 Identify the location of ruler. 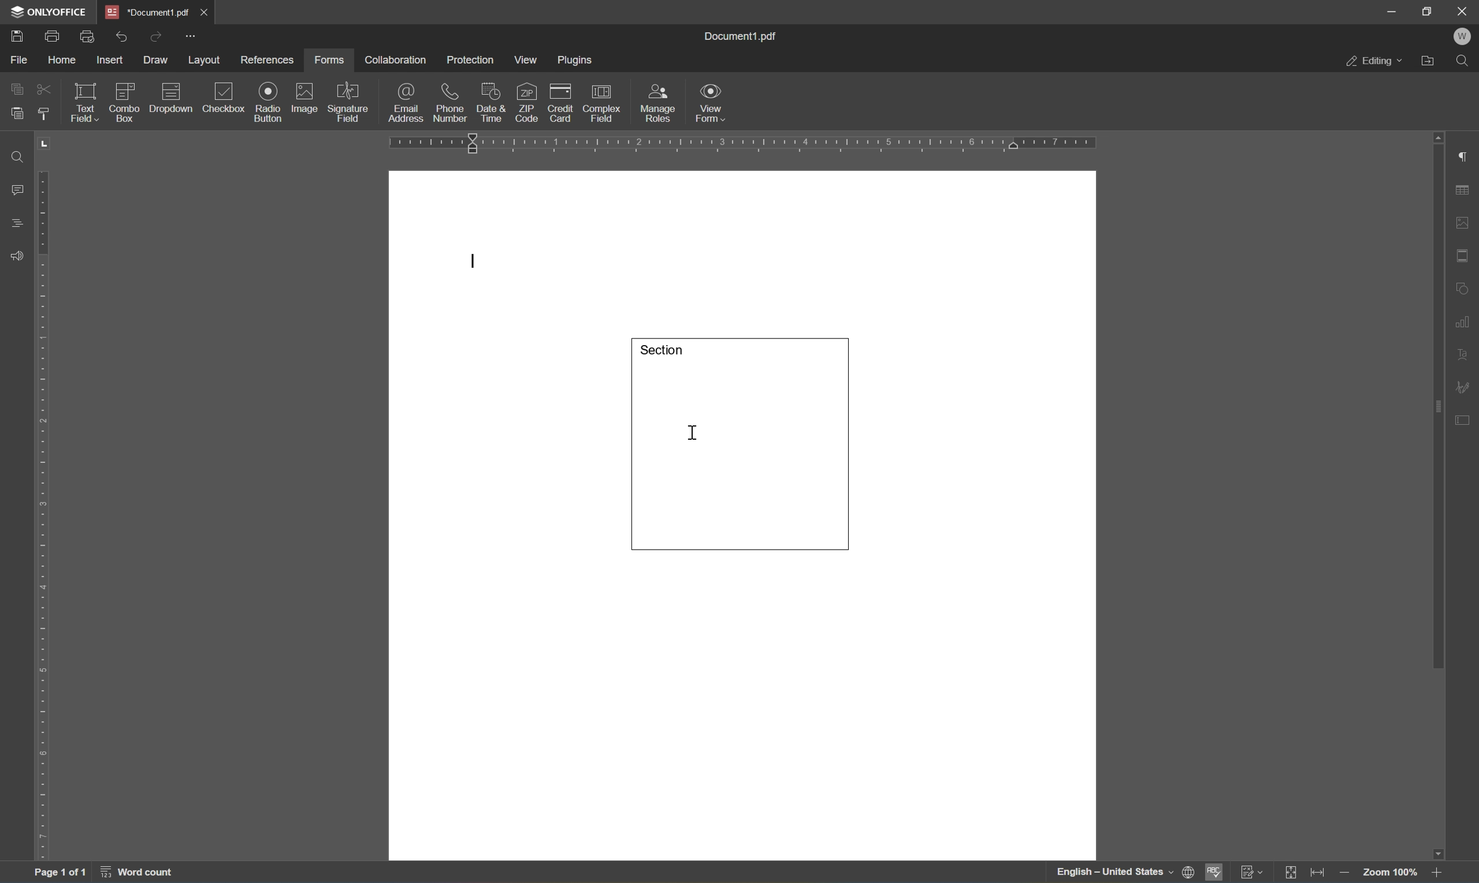
(45, 516).